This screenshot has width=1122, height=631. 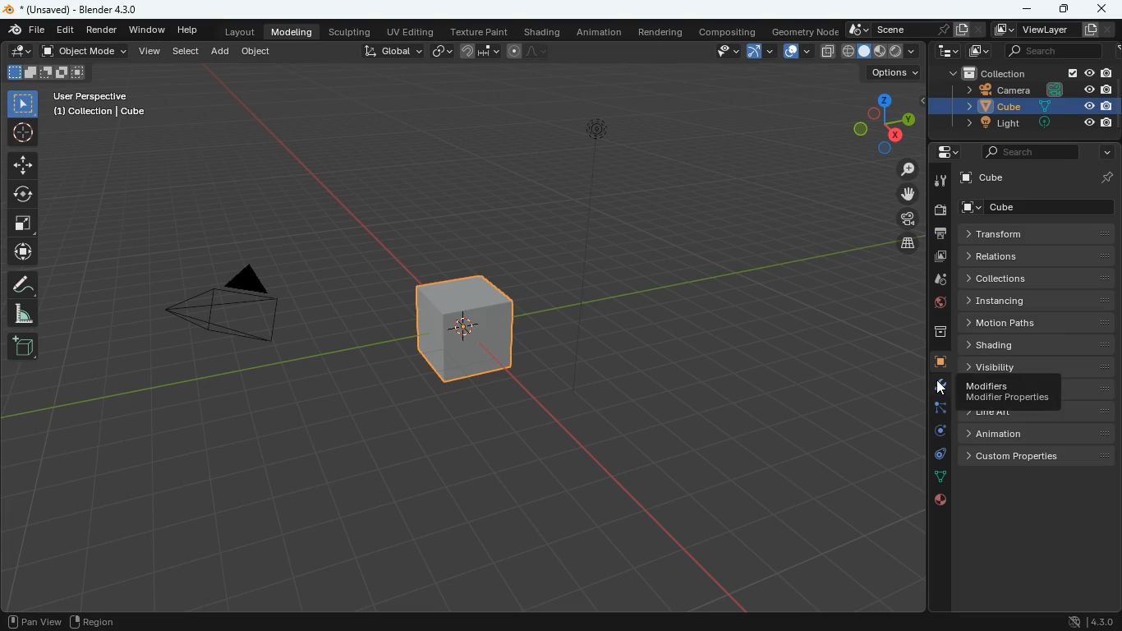 What do you see at coordinates (938, 477) in the screenshot?
I see `lines` at bounding box center [938, 477].